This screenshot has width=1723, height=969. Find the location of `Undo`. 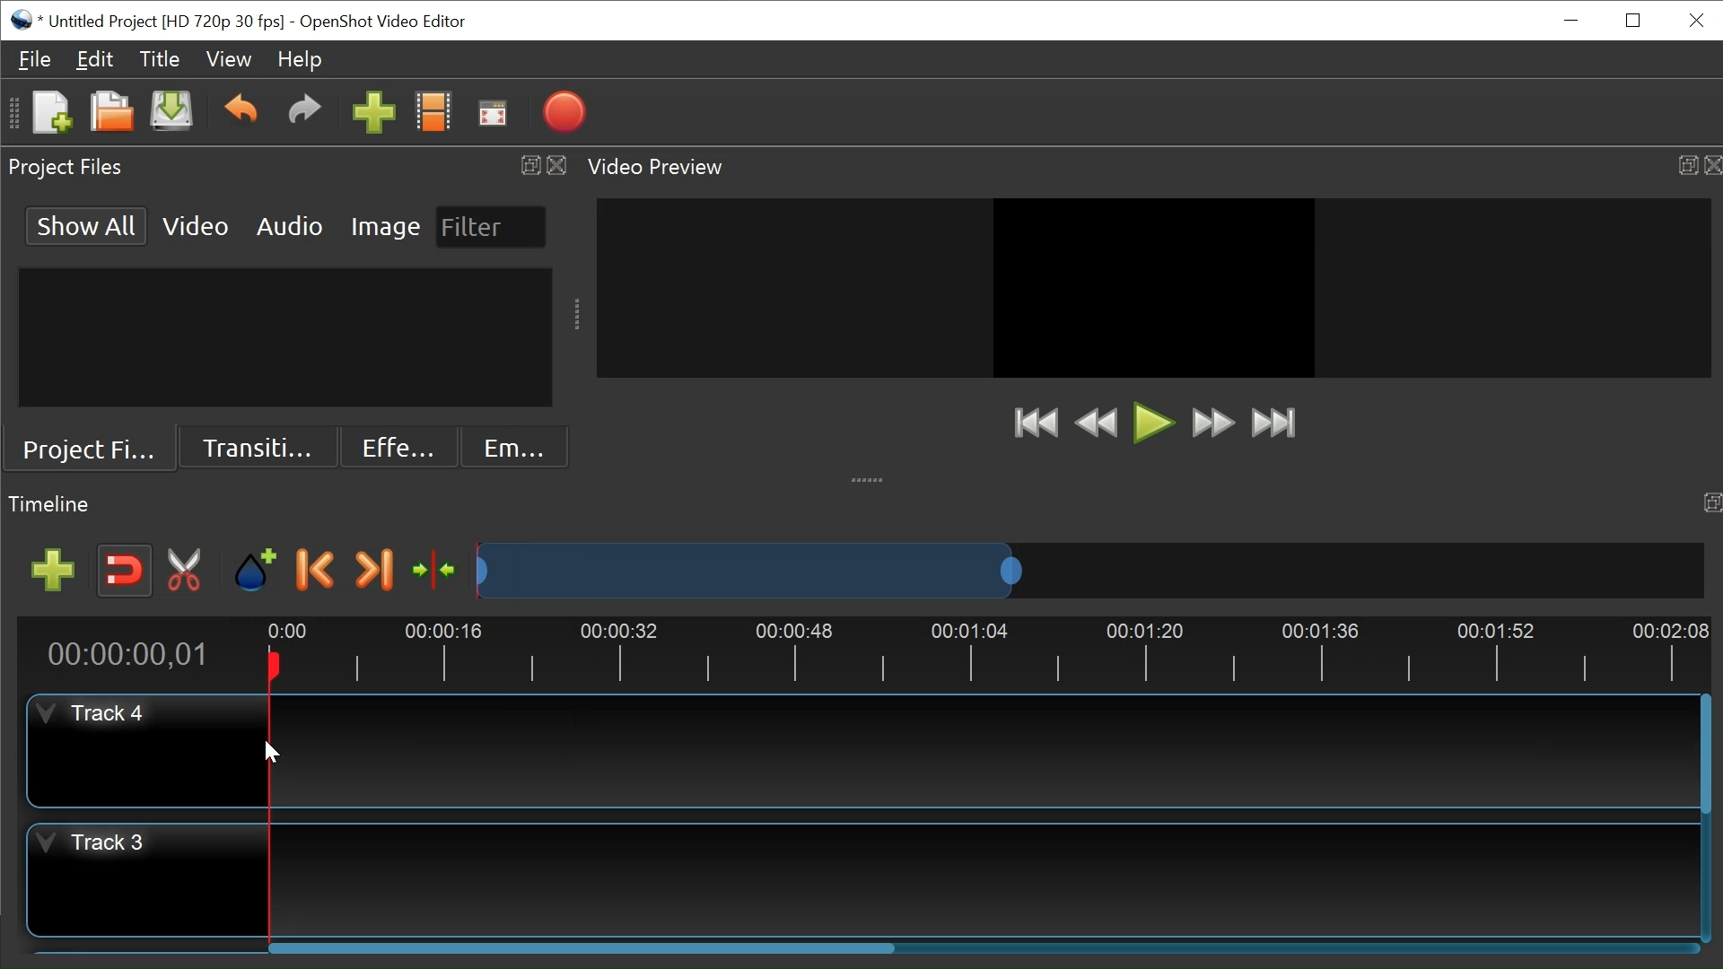

Undo is located at coordinates (240, 114).